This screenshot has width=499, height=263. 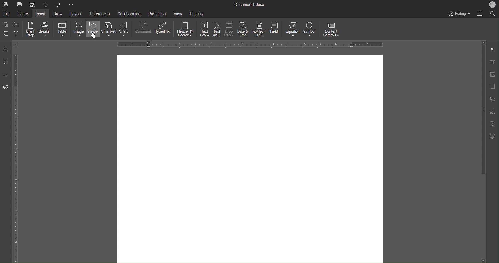 I want to click on Header & Footer, so click(x=185, y=30).